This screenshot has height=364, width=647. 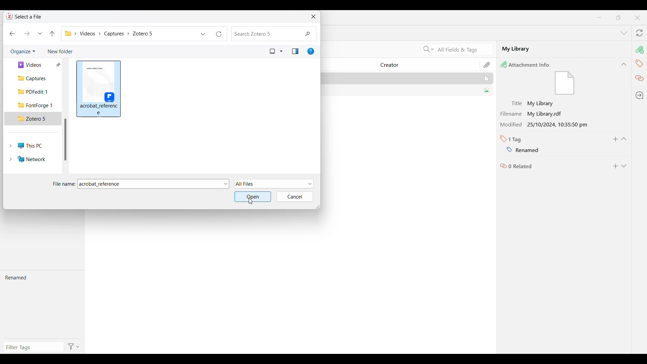 What do you see at coordinates (599, 18) in the screenshot?
I see `Minimize` at bounding box center [599, 18].